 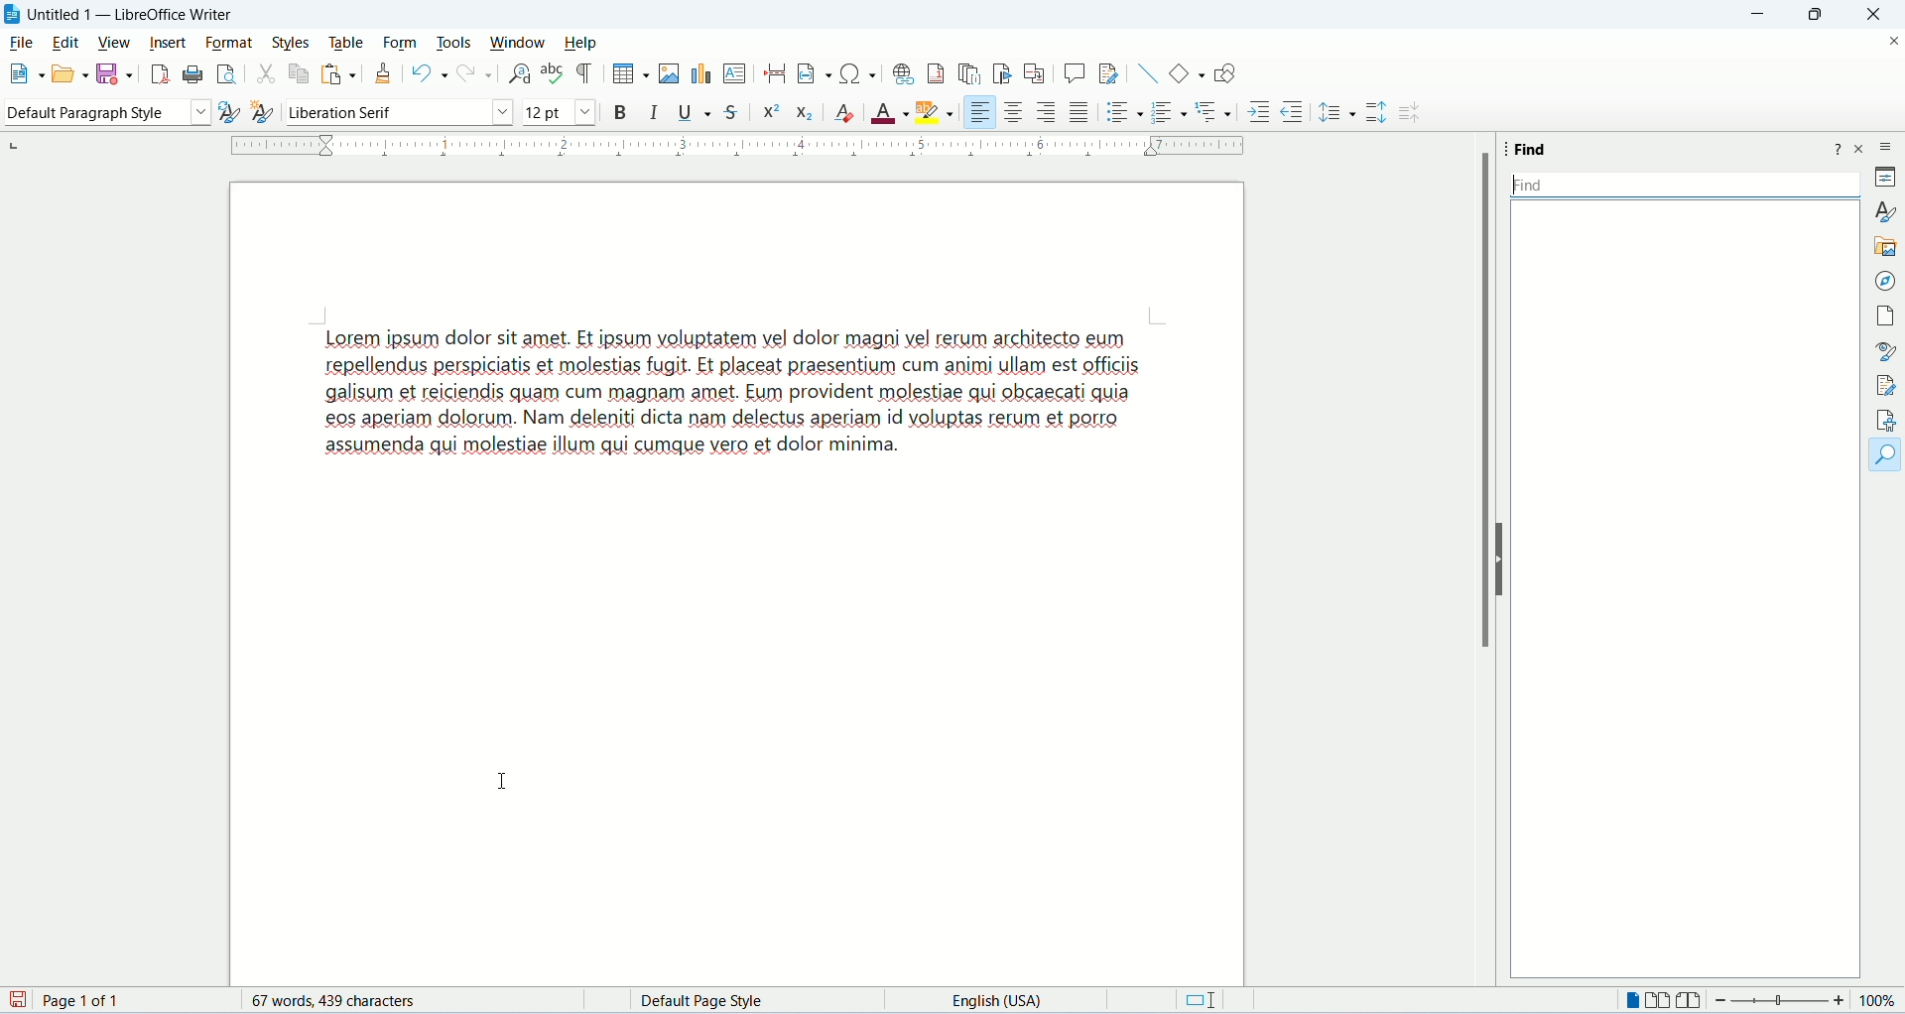 What do you see at coordinates (620, 73) in the screenshot?
I see `insert table` at bounding box center [620, 73].